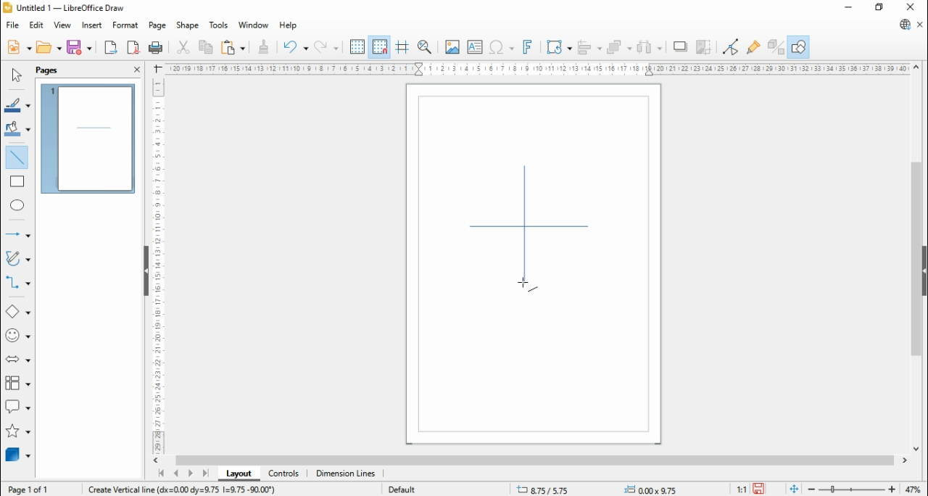 Image resolution: width=928 pixels, height=496 pixels. What do you see at coordinates (558, 46) in the screenshot?
I see `transformations` at bounding box center [558, 46].